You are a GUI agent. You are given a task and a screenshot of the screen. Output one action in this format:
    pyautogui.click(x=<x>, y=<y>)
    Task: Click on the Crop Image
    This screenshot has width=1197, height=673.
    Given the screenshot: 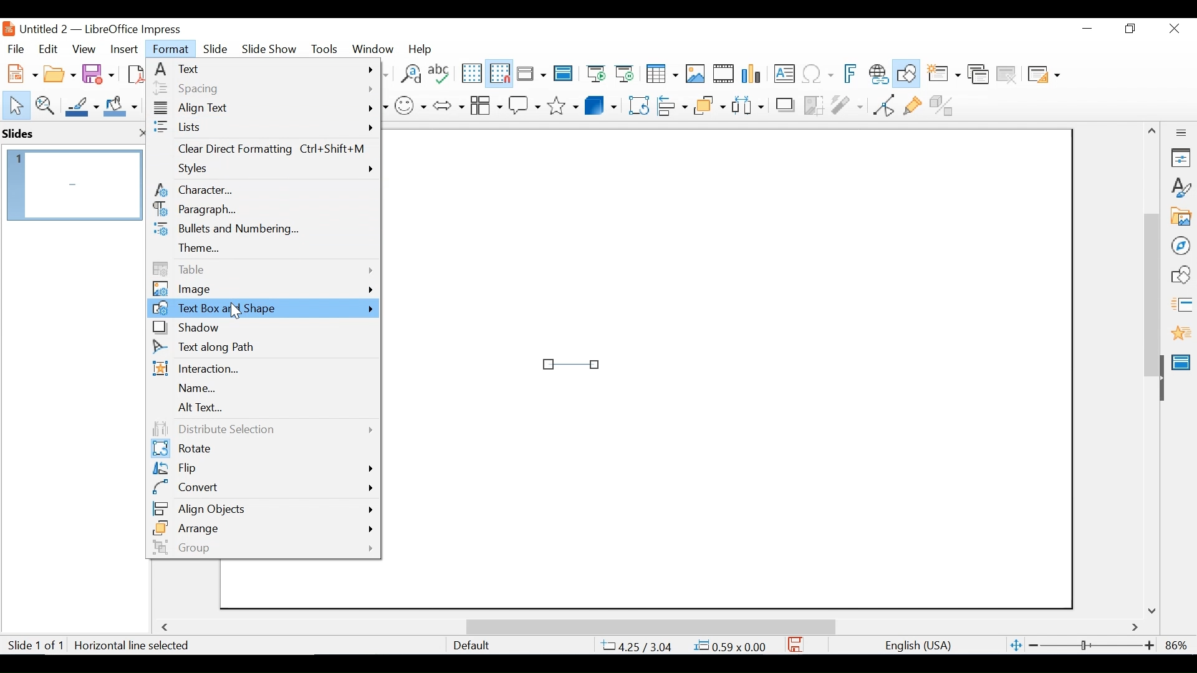 What is the action you would take?
    pyautogui.click(x=814, y=104)
    